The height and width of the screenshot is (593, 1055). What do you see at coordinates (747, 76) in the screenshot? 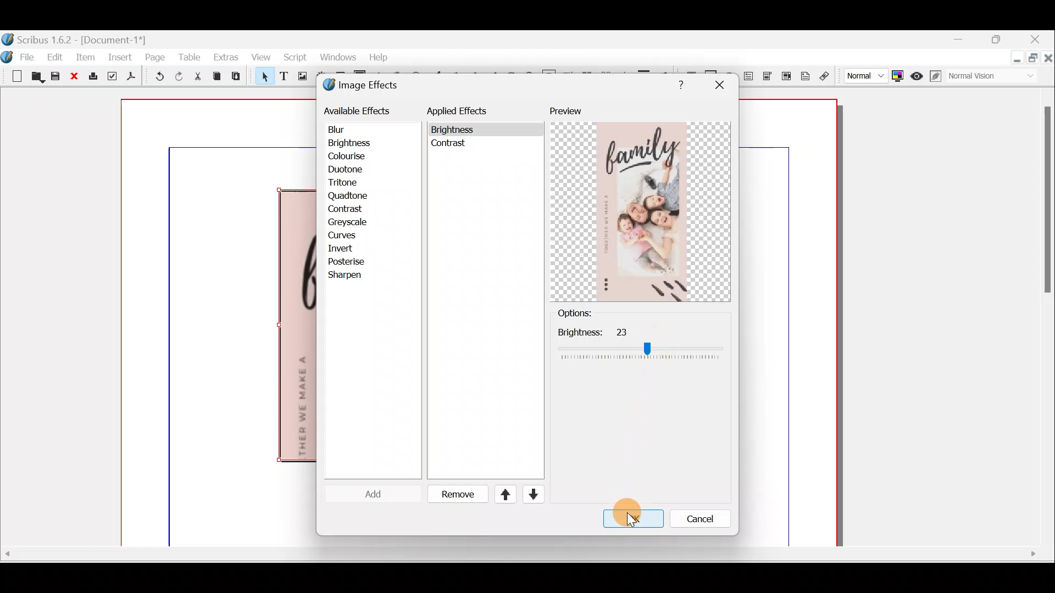
I see `PDF text field` at bounding box center [747, 76].